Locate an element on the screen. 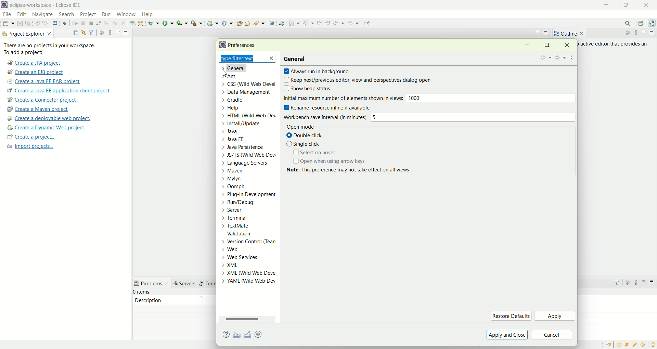 Image resolution: width=657 pixels, height=349 pixels. filter is located at coordinates (91, 32).